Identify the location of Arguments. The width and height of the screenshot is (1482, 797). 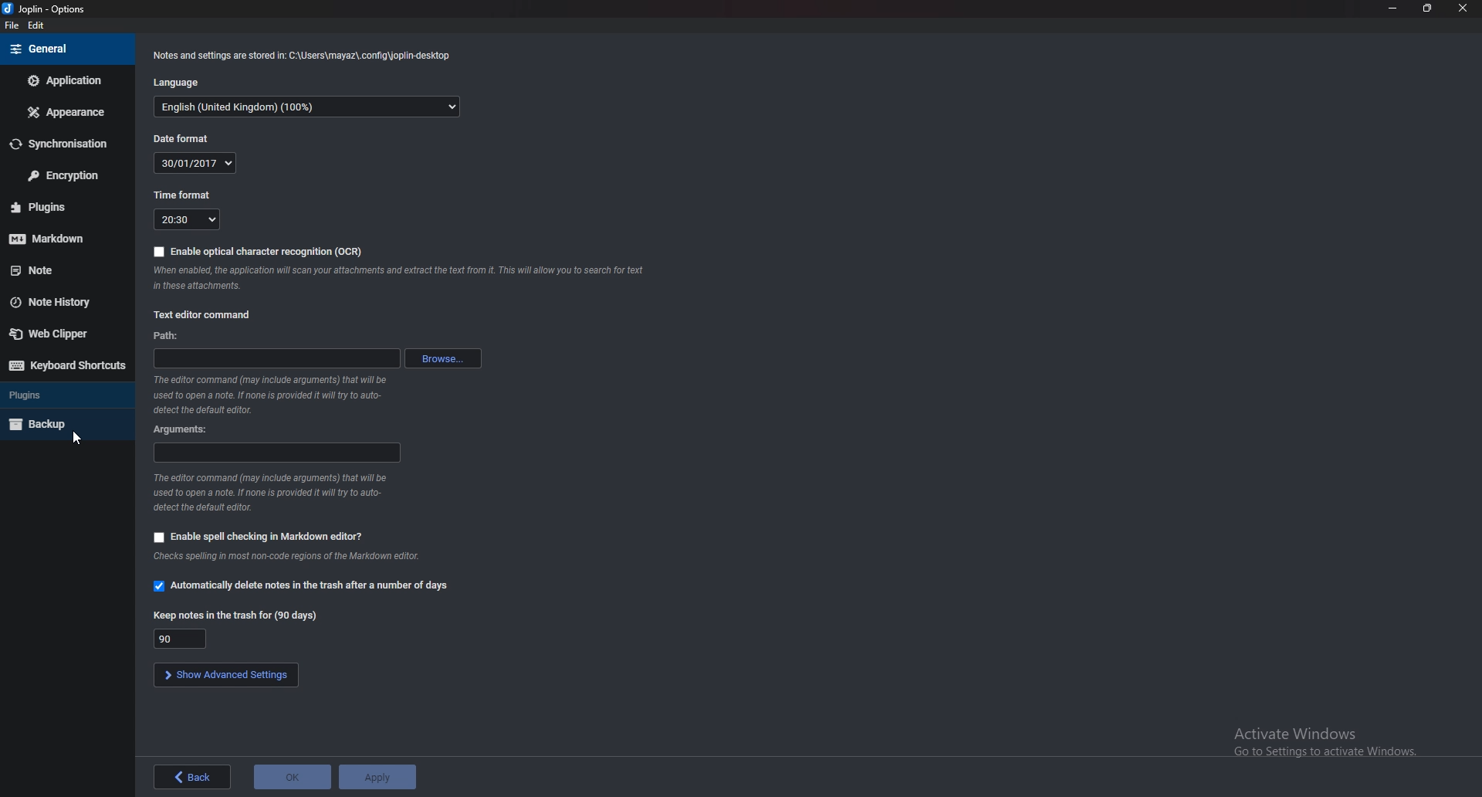
(276, 453).